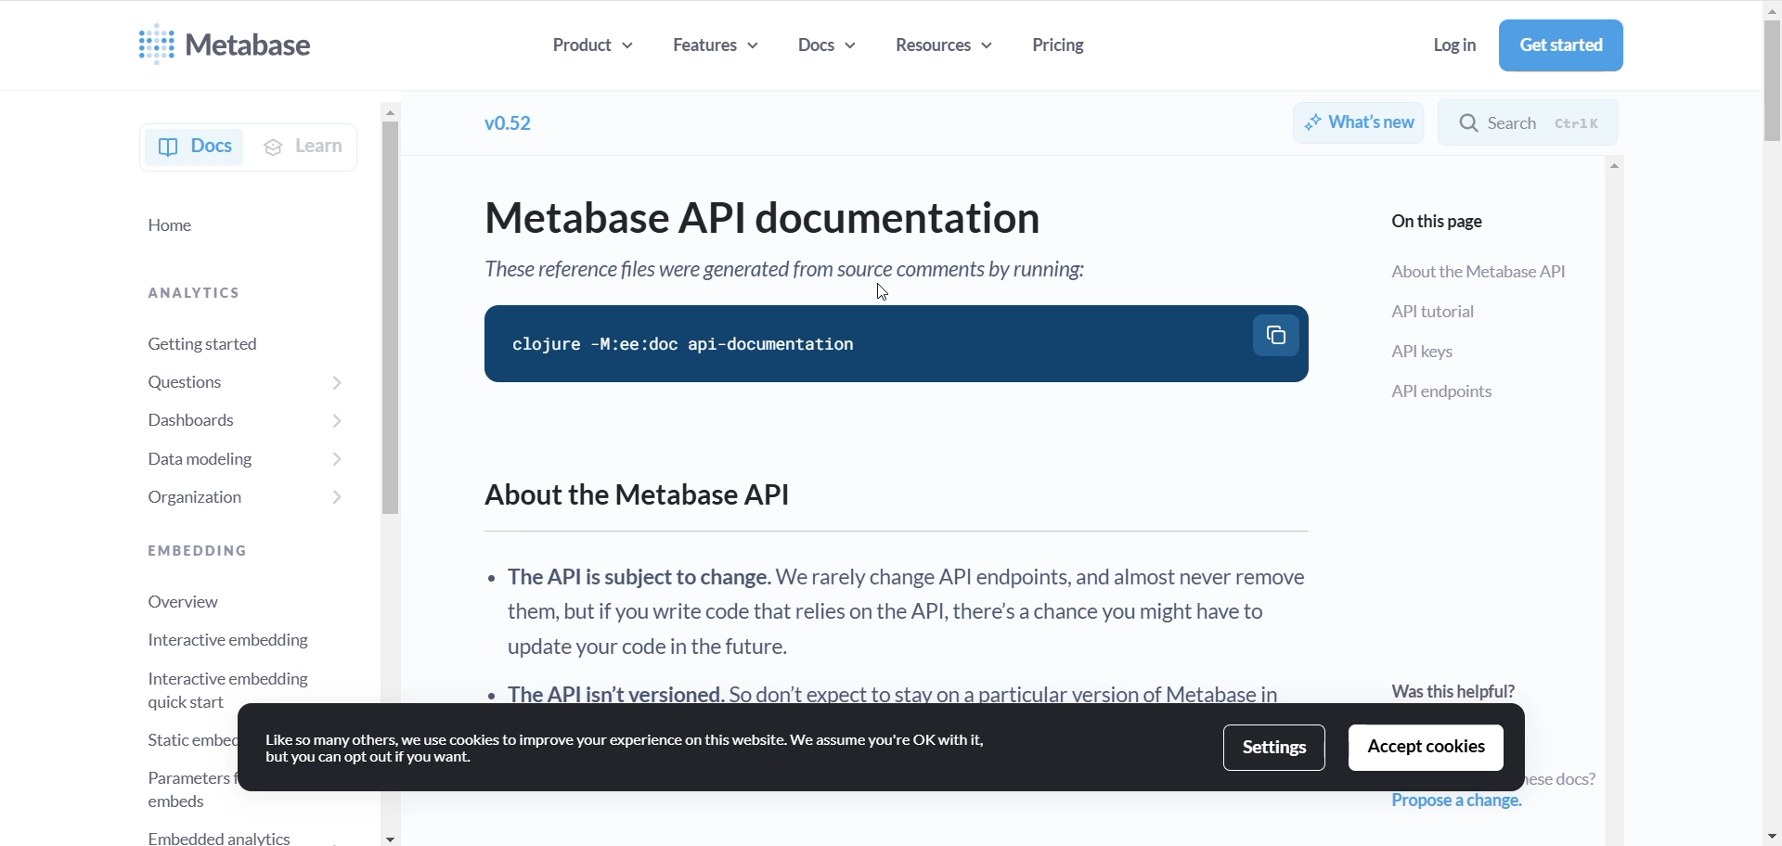  I want to click on code, so click(867, 344).